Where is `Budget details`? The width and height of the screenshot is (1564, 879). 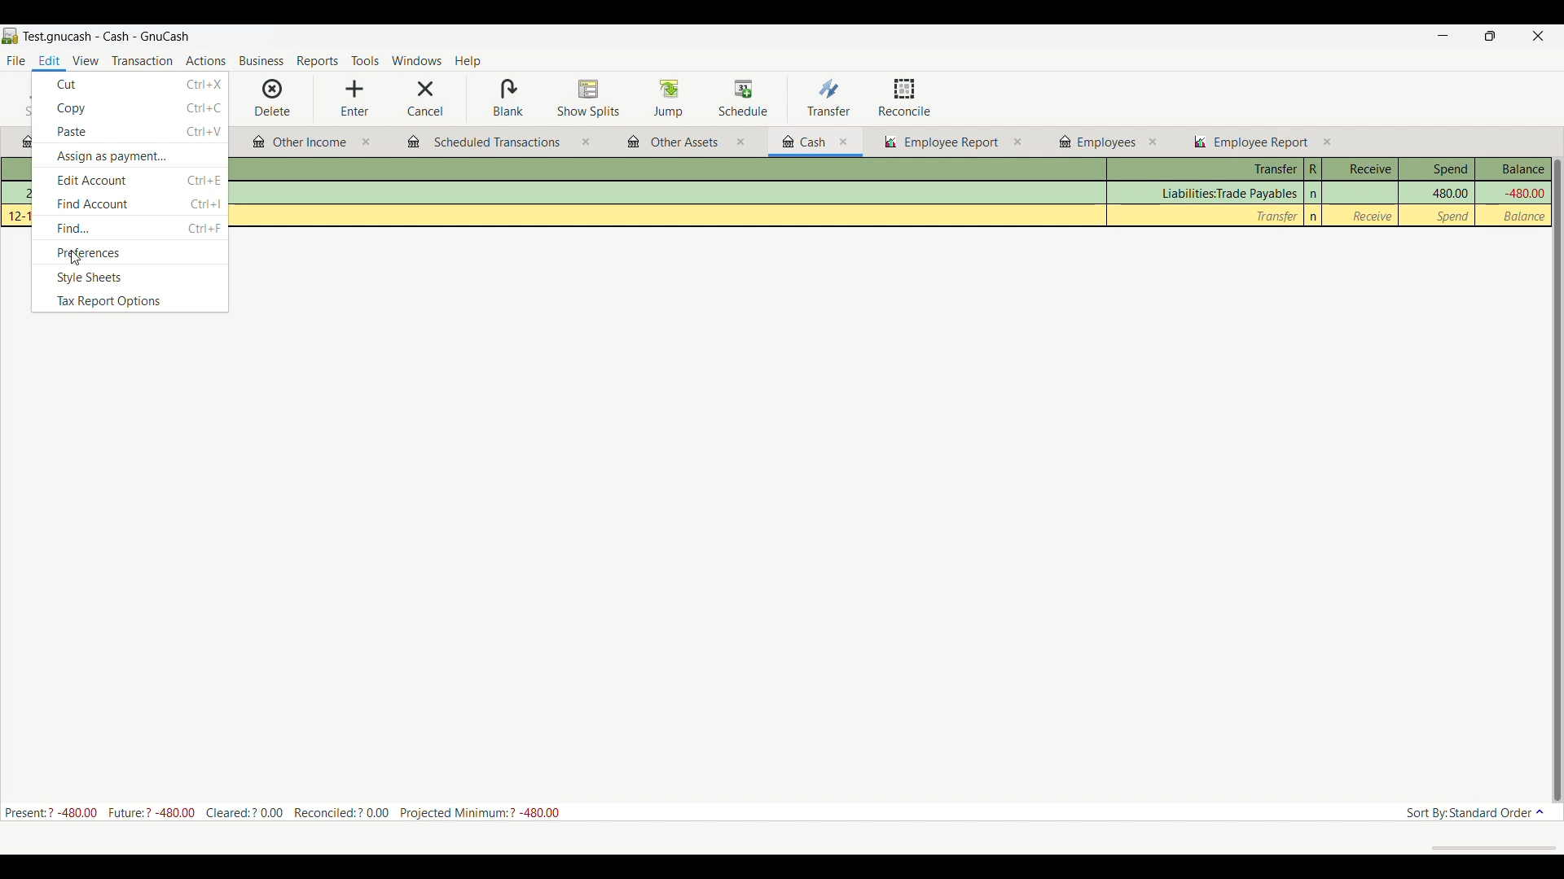 Budget details is located at coordinates (282, 812).